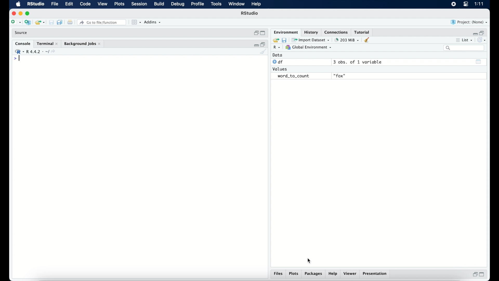  I want to click on restore down, so click(256, 33).